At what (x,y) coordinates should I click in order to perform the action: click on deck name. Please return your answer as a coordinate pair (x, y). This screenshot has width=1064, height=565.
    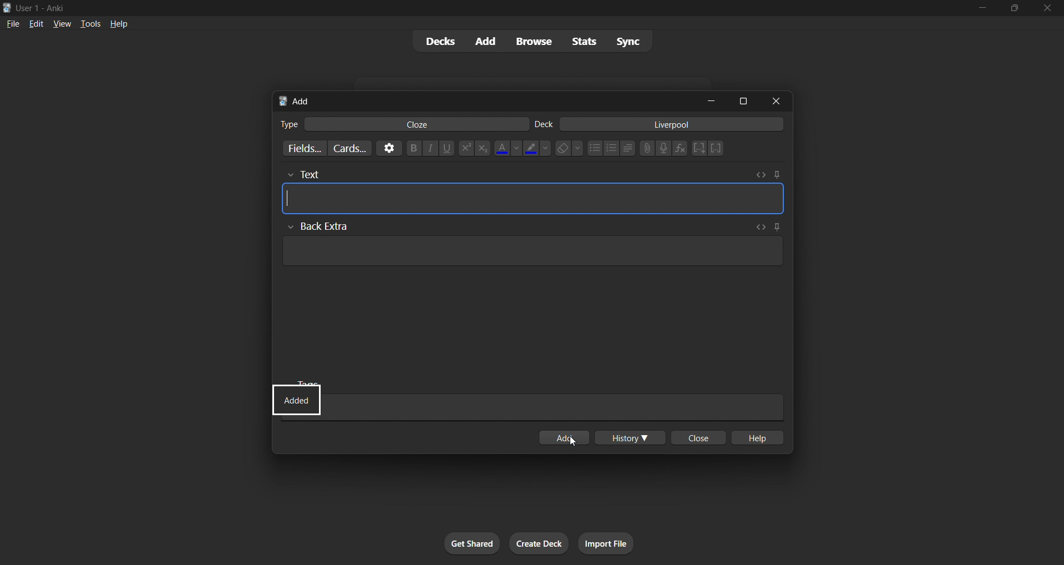
    Looking at the image, I should click on (545, 124).